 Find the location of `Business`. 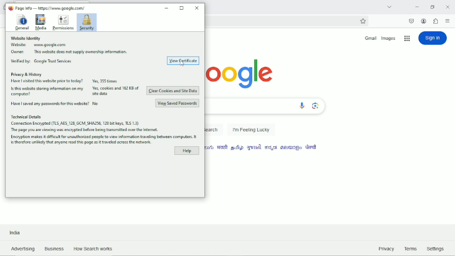

Business is located at coordinates (54, 248).